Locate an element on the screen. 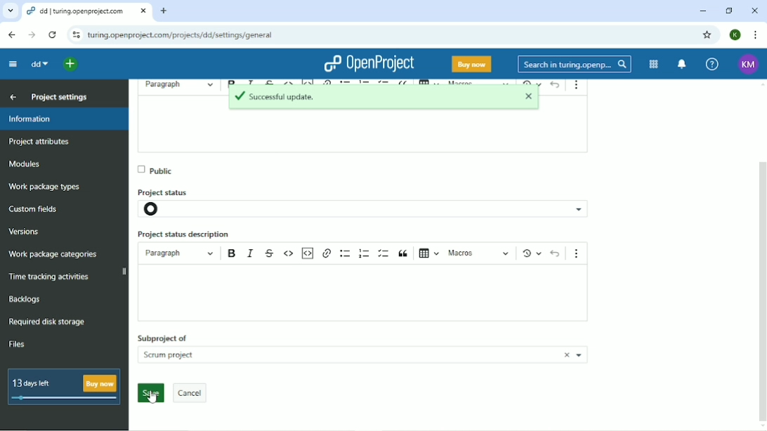 This screenshot has height=431, width=767. italics is located at coordinates (251, 254).